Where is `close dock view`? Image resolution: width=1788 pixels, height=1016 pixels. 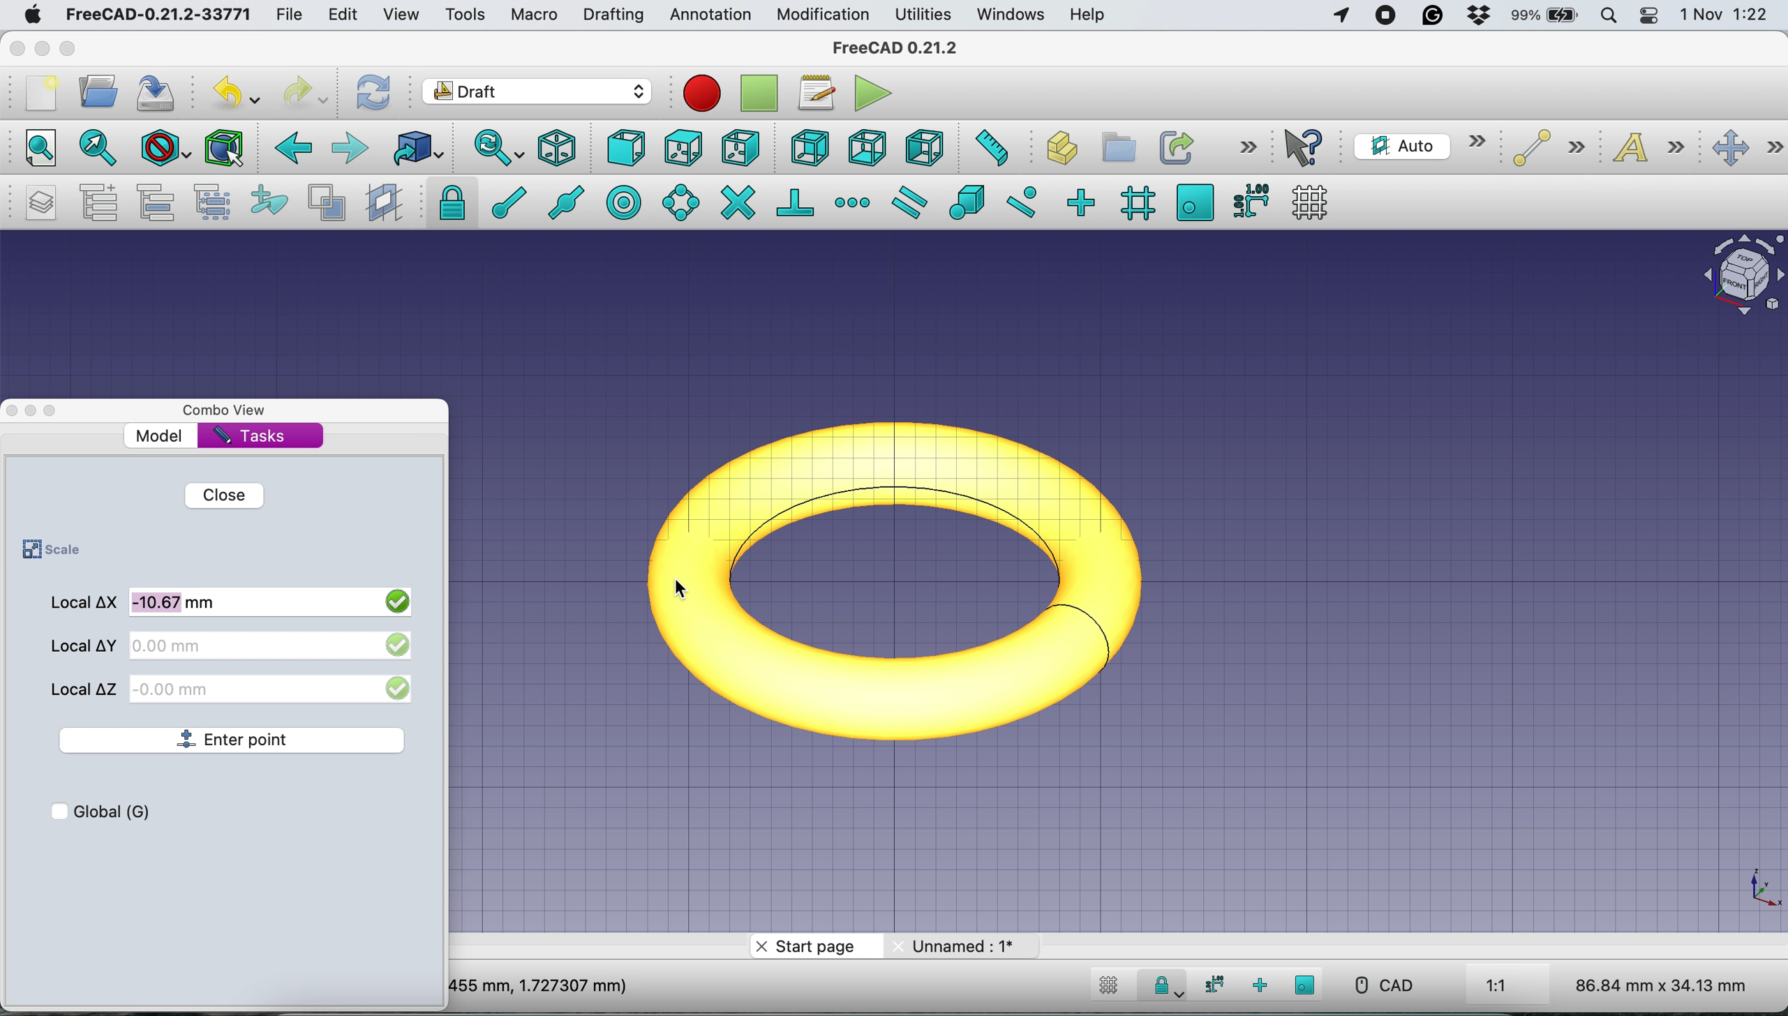 close dock view is located at coordinates (11, 411).